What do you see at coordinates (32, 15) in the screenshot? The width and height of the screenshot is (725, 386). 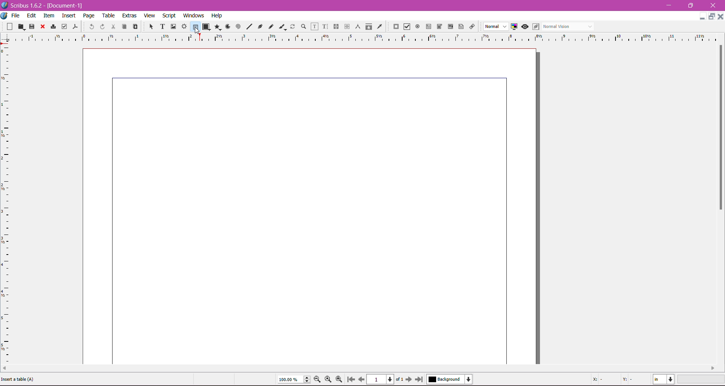 I see `Edit` at bounding box center [32, 15].